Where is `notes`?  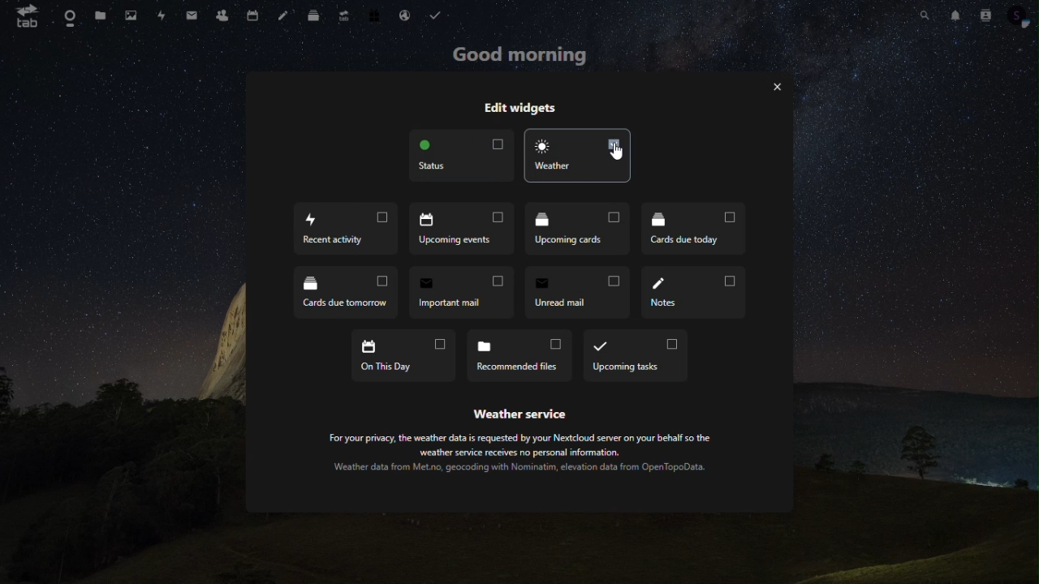
notes is located at coordinates (699, 292).